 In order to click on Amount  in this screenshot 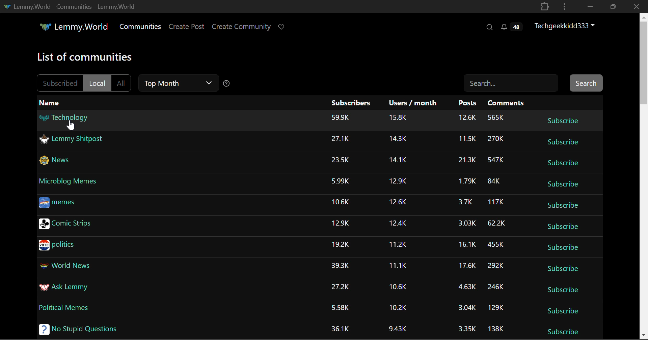, I will do `click(341, 139)`.